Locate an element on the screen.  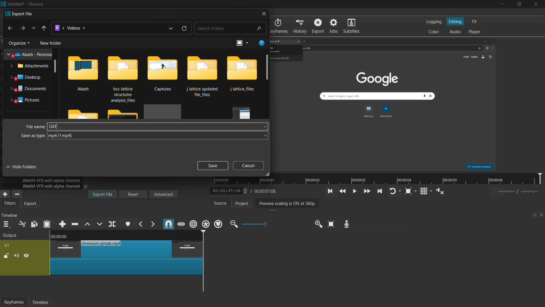
preview video is located at coordinates (386, 103).